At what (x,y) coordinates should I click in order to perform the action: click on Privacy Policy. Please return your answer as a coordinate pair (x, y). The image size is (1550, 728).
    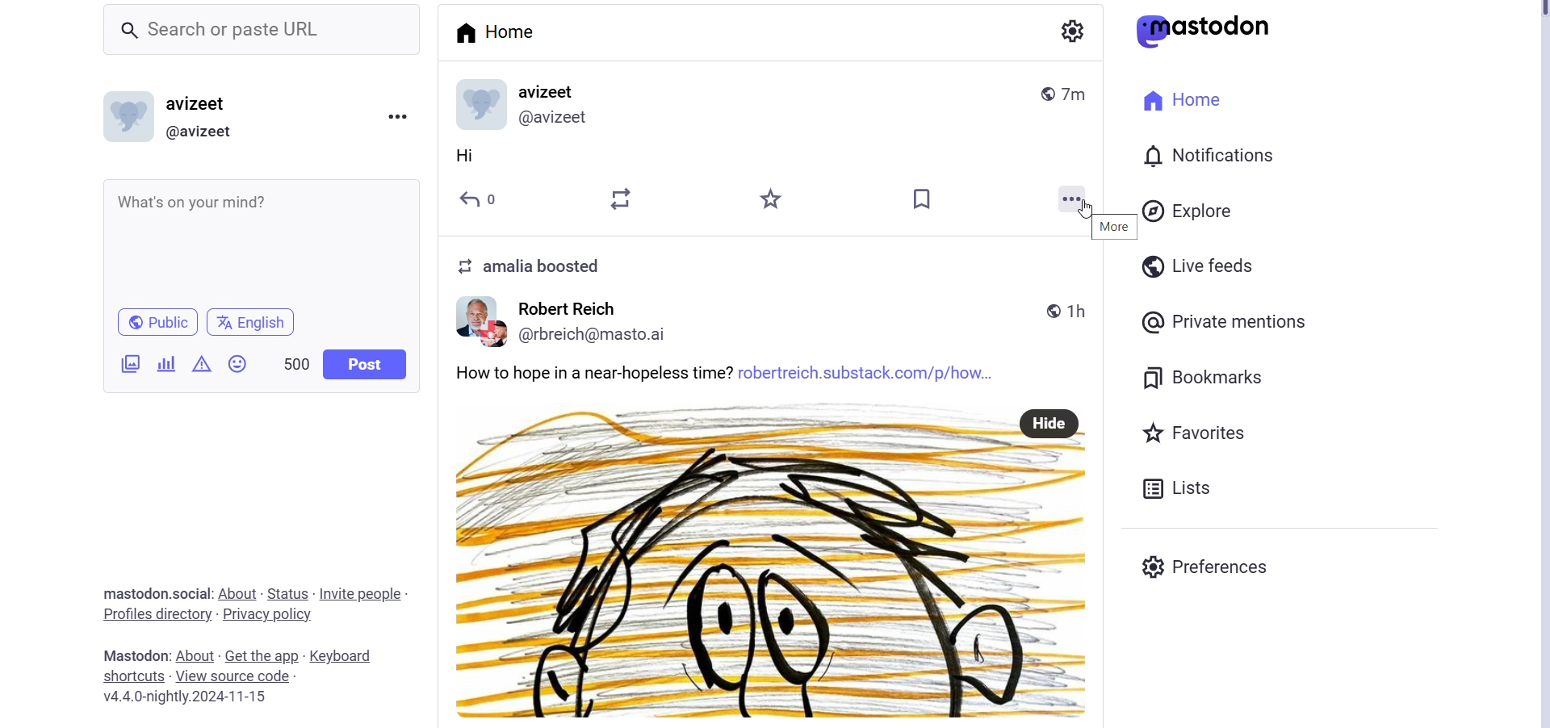
    Looking at the image, I should click on (271, 614).